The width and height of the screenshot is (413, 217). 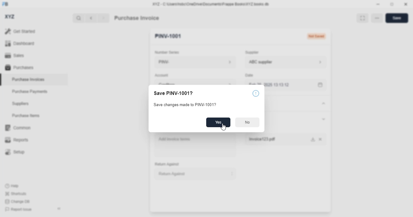 What do you see at coordinates (187, 62) in the screenshot?
I see `PINV-` at bounding box center [187, 62].